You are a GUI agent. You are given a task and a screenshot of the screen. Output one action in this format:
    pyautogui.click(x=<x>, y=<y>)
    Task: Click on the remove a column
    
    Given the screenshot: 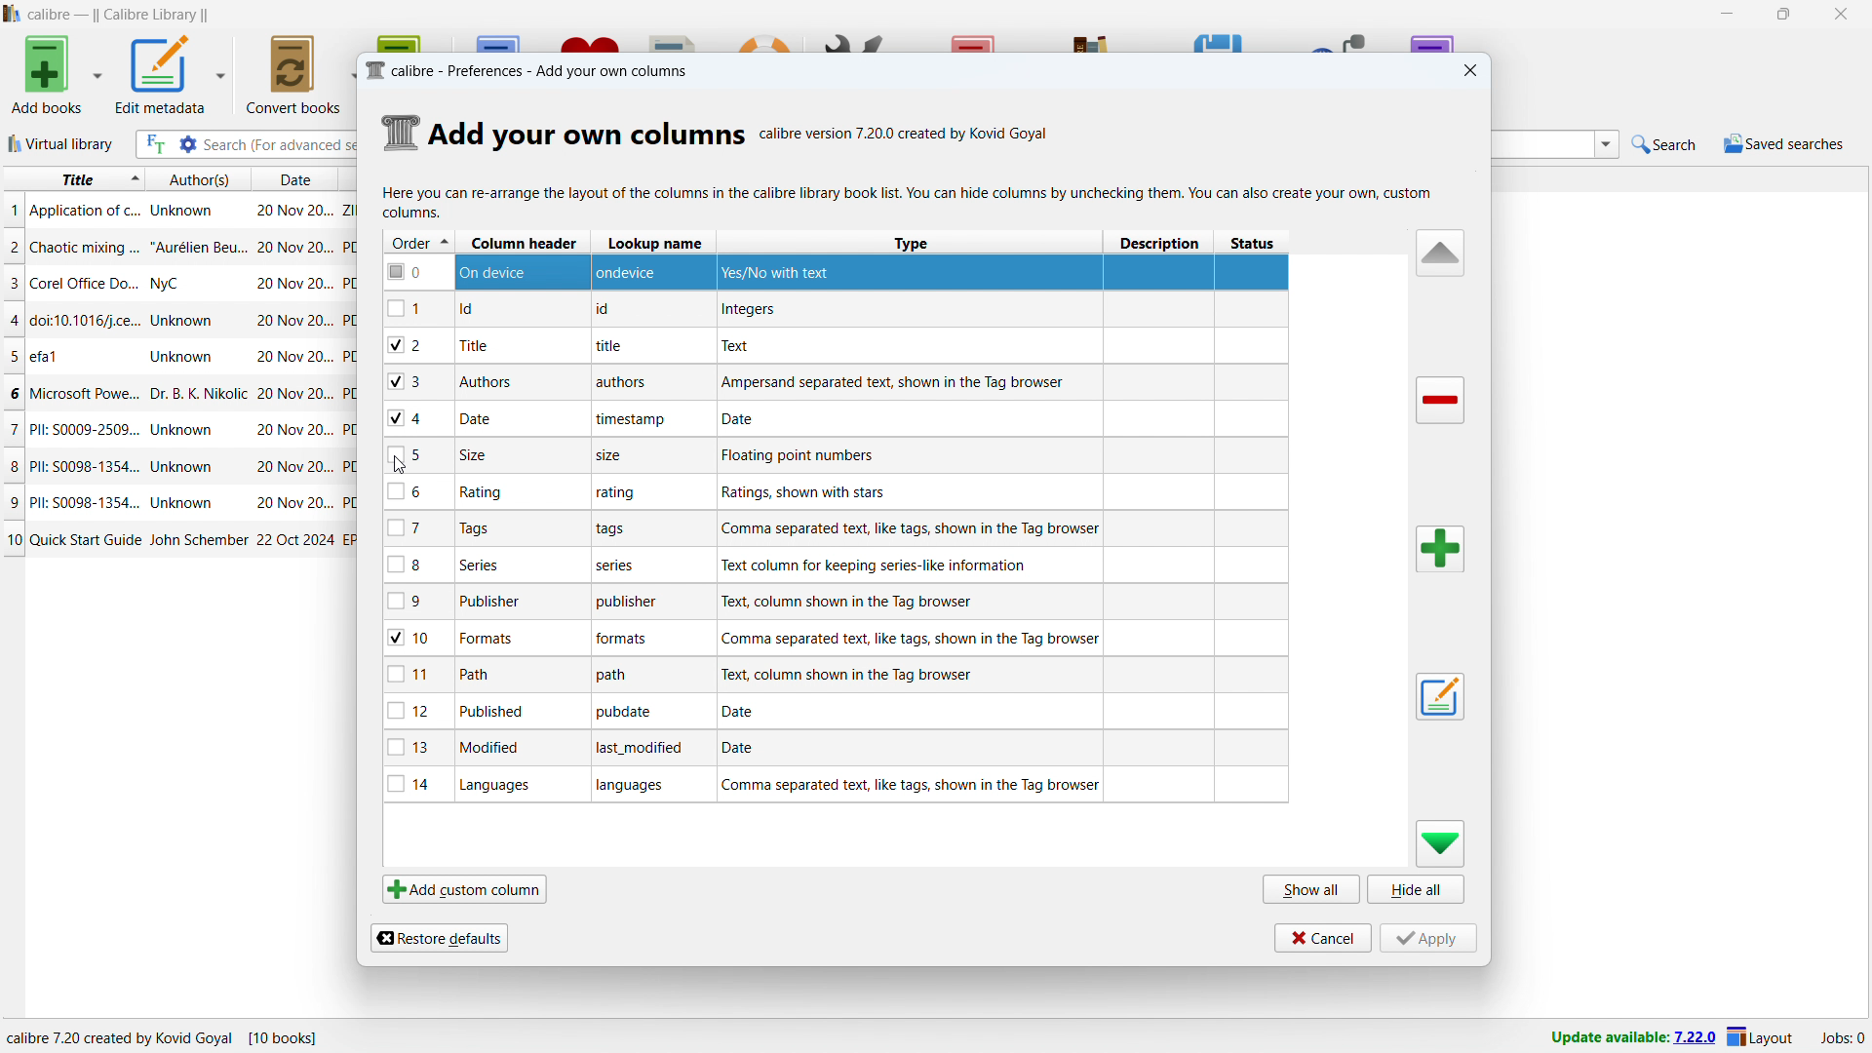 What is the action you would take?
    pyautogui.click(x=1439, y=401)
    